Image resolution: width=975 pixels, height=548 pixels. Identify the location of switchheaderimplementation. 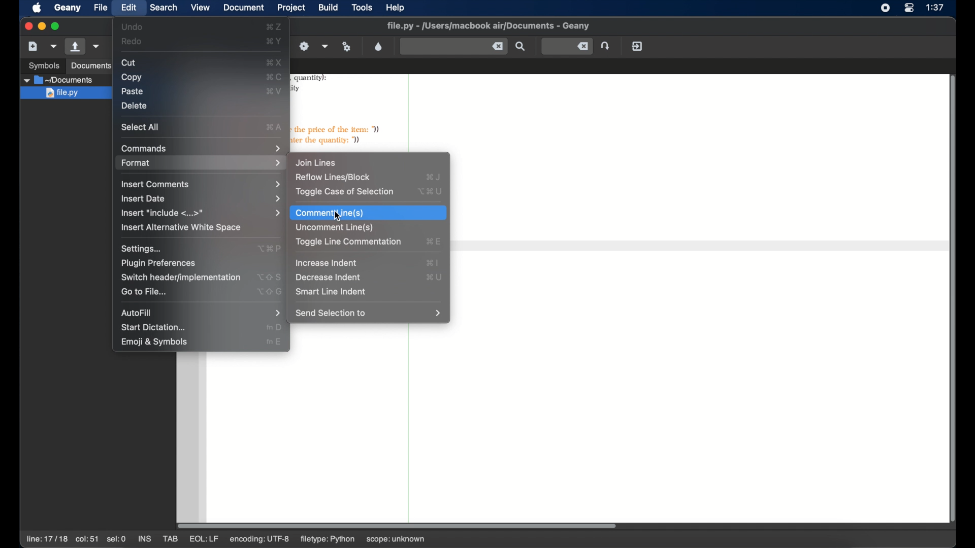
(182, 278).